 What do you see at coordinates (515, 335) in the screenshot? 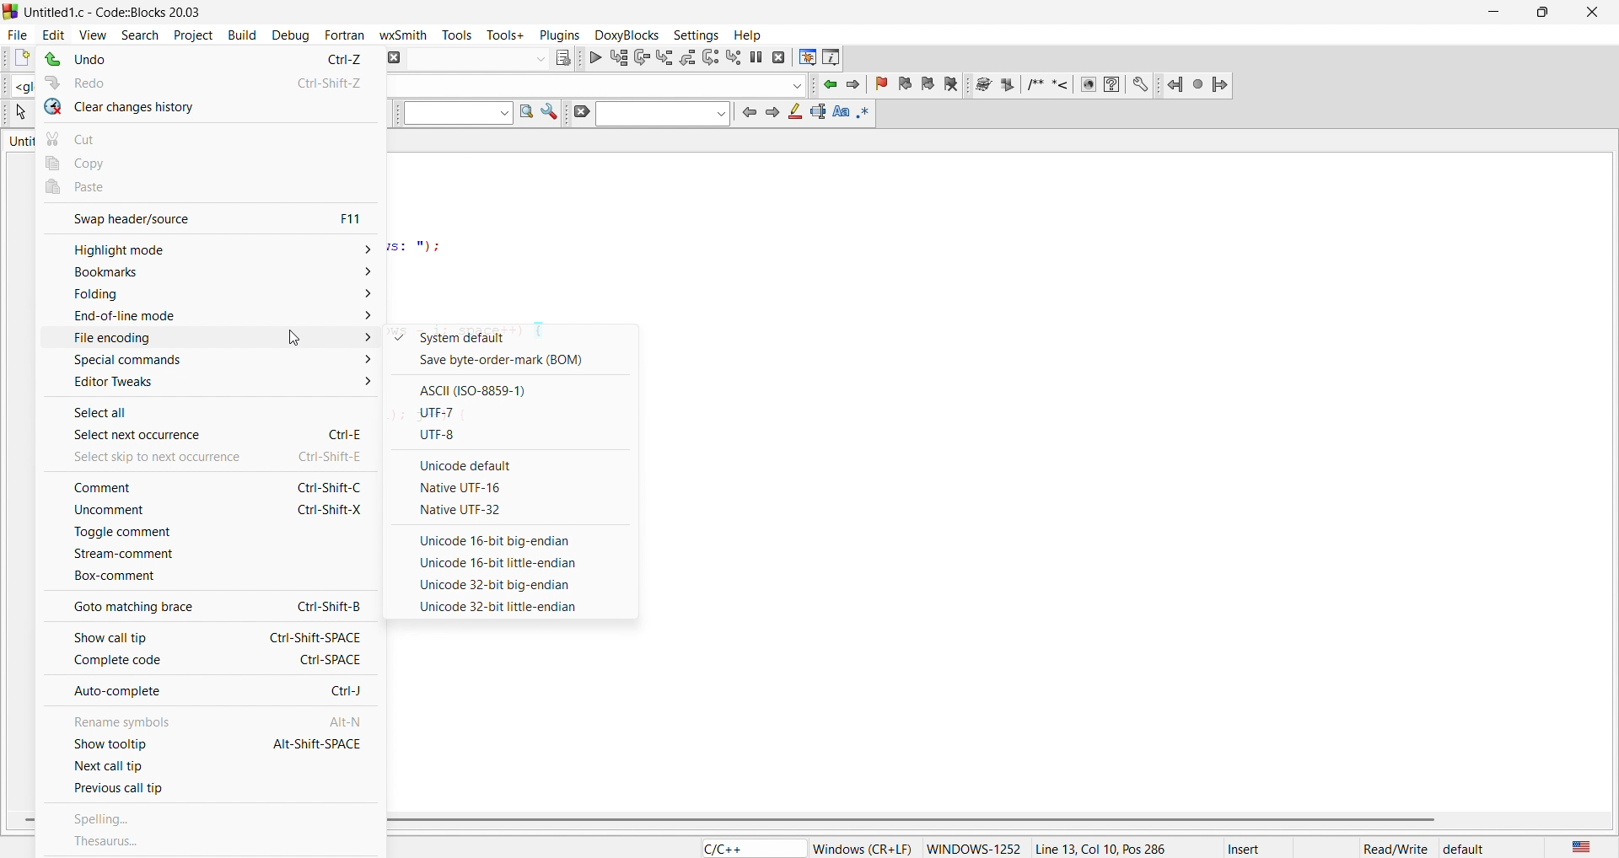
I see `system default` at bounding box center [515, 335].